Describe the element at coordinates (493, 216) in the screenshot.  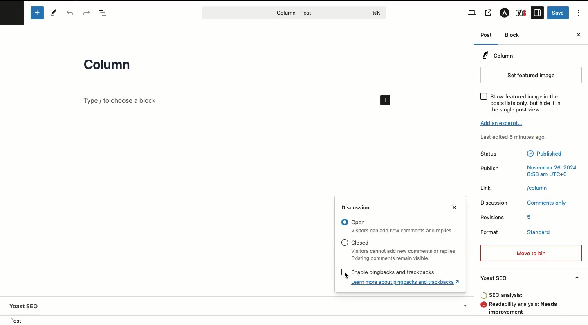
I see `Revisions` at that location.